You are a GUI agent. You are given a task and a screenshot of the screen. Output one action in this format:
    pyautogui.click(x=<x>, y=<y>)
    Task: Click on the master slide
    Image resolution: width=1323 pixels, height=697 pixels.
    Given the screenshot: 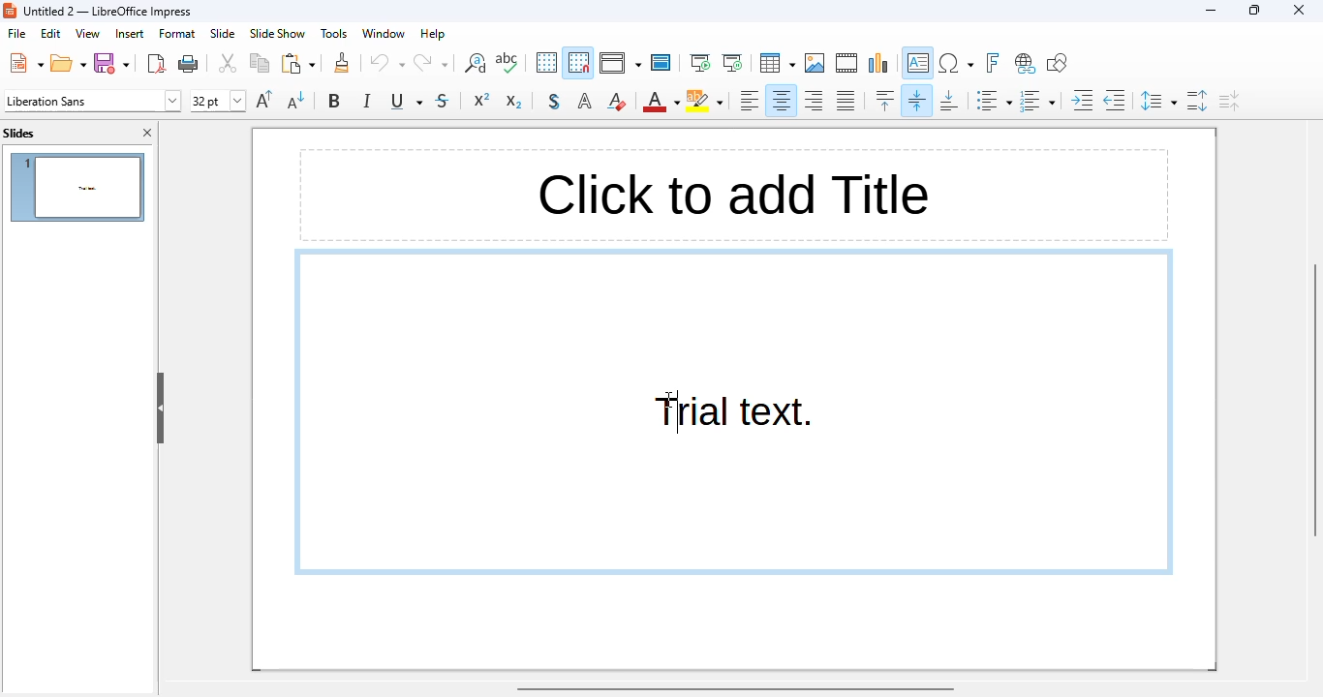 What is the action you would take?
    pyautogui.click(x=661, y=63)
    